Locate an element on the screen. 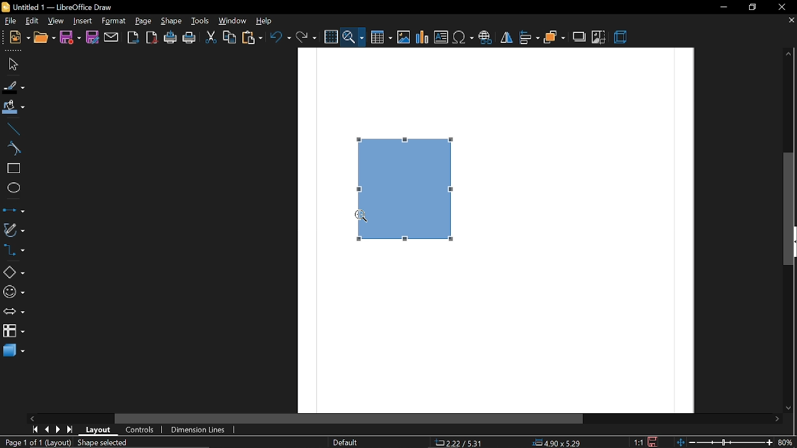 The image size is (797, 448). change zoom is located at coordinates (724, 443).